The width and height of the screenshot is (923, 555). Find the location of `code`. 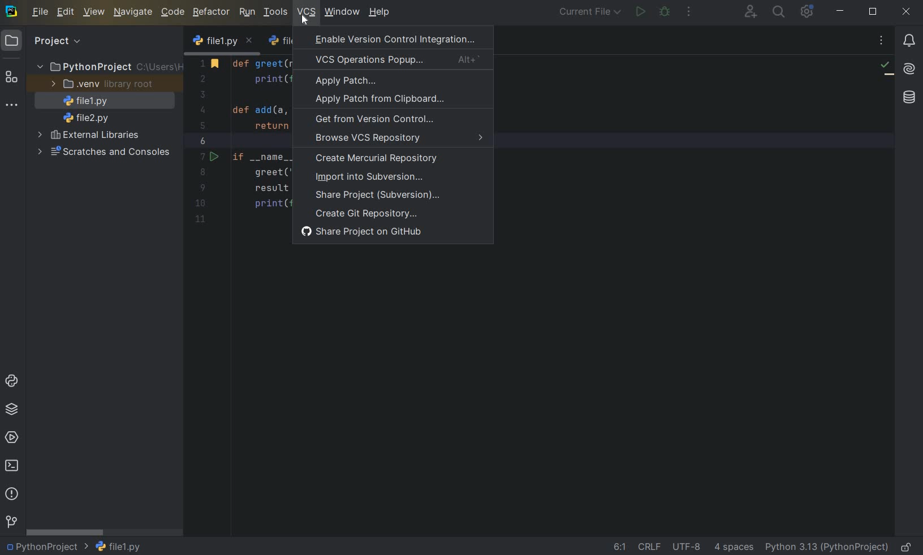

code is located at coordinates (261, 137).